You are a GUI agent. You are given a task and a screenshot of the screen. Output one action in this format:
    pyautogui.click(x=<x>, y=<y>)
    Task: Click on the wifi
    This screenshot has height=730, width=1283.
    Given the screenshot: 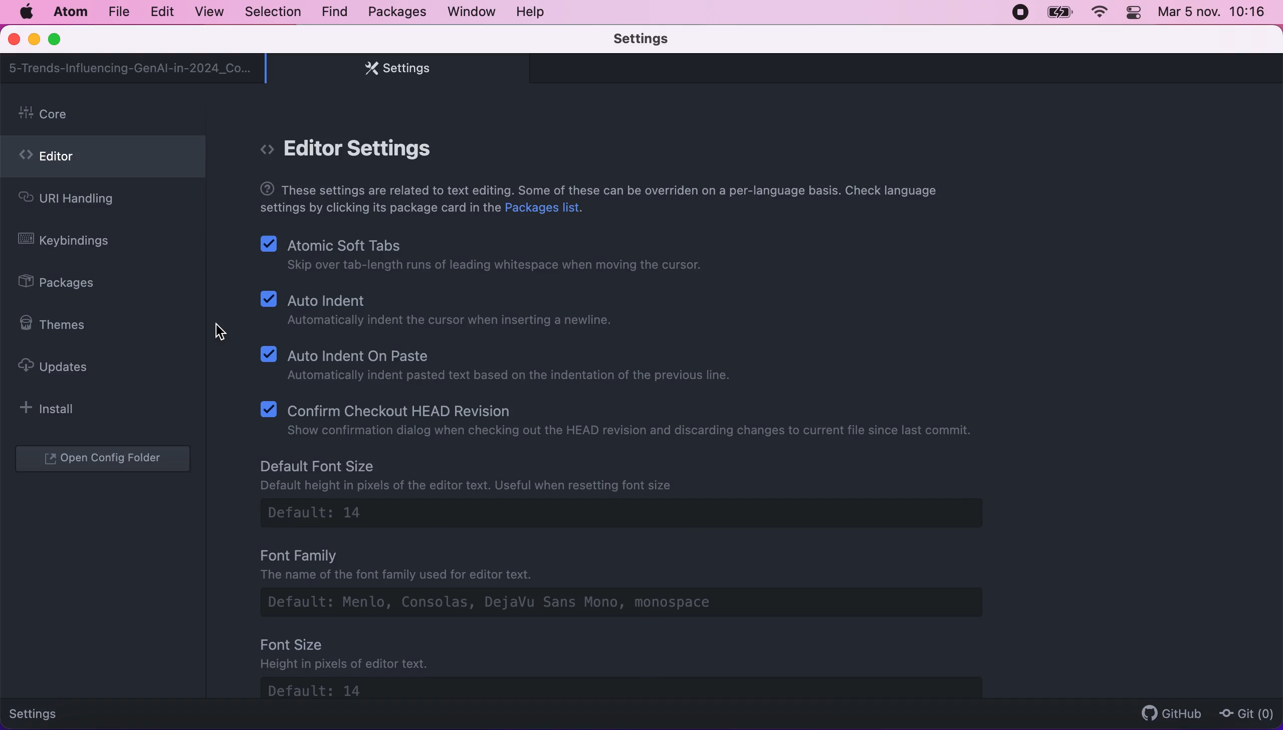 What is the action you would take?
    pyautogui.click(x=1098, y=13)
    